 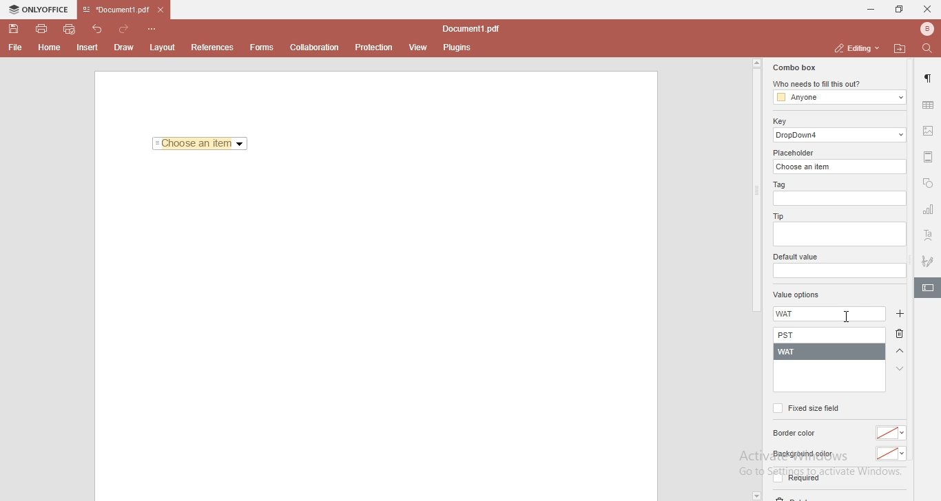 I want to click on tag, so click(x=778, y=185).